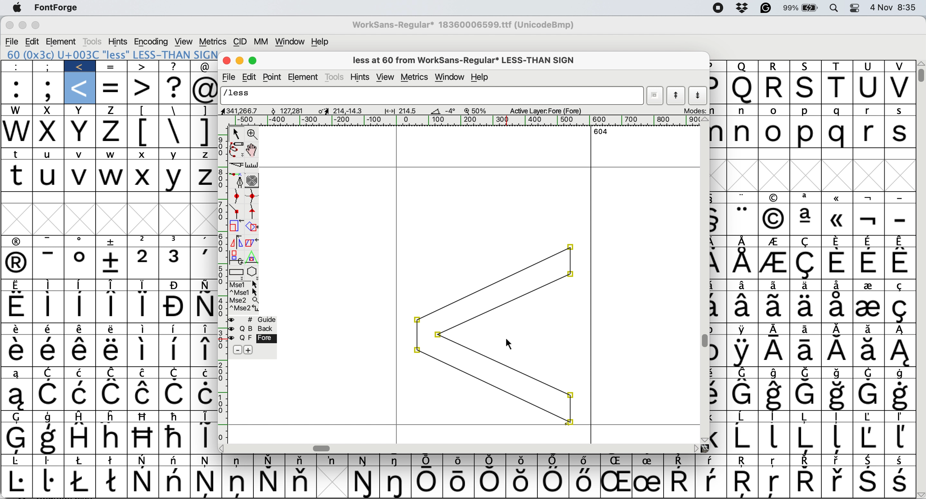 Image resolution: width=926 pixels, height=499 pixels. What do you see at coordinates (717, 353) in the screenshot?
I see `symbol` at bounding box center [717, 353].